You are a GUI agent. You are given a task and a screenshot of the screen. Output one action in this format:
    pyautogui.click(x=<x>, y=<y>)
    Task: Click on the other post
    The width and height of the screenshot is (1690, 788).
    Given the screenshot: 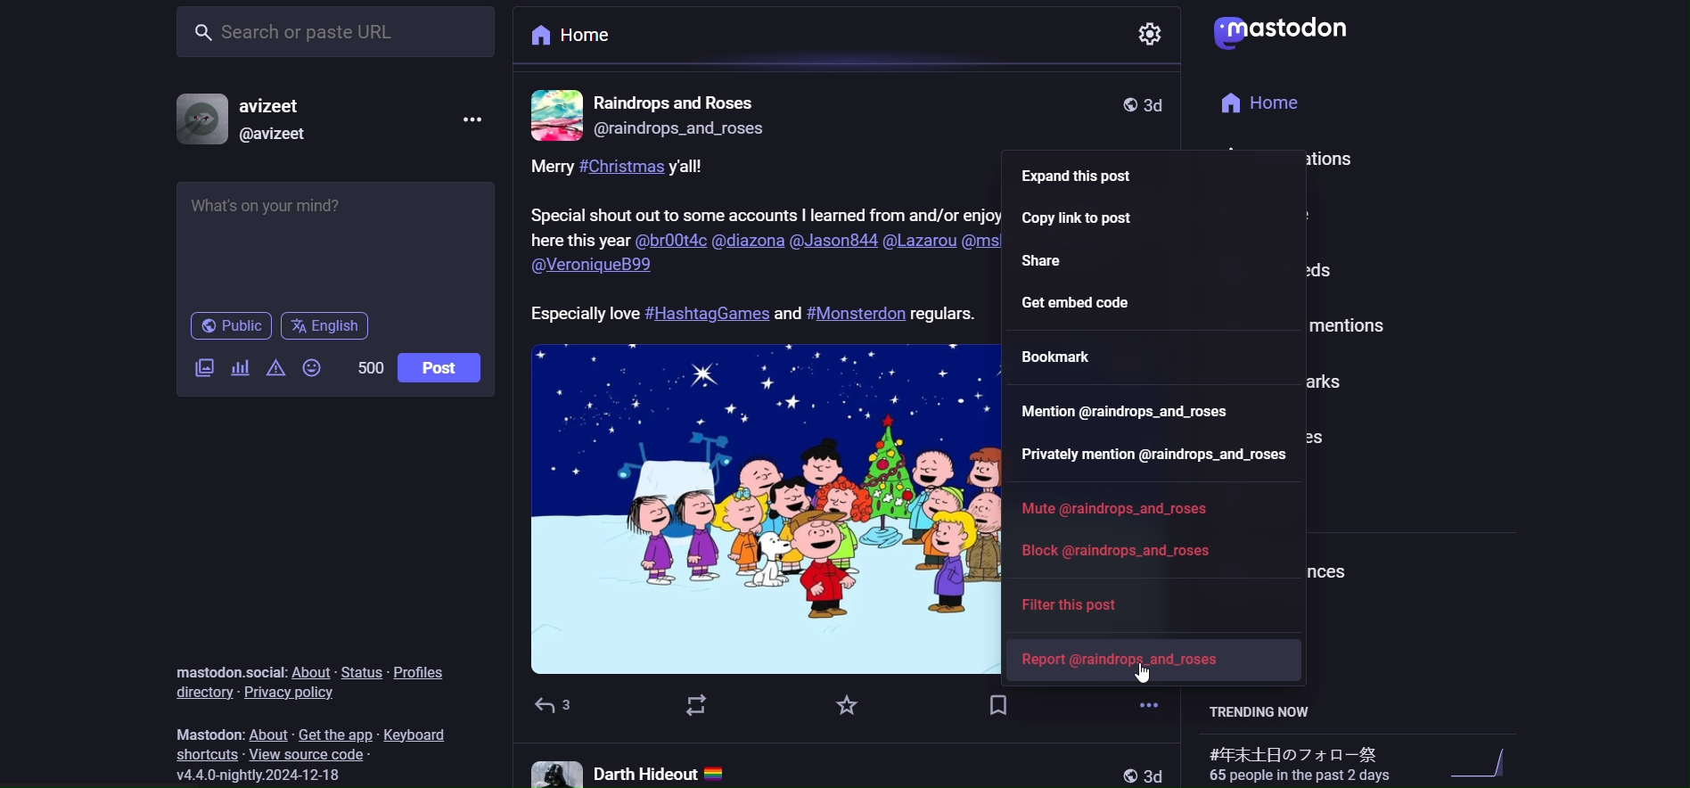 What is the action you would take?
    pyautogui.click(x=845, y=766)
    